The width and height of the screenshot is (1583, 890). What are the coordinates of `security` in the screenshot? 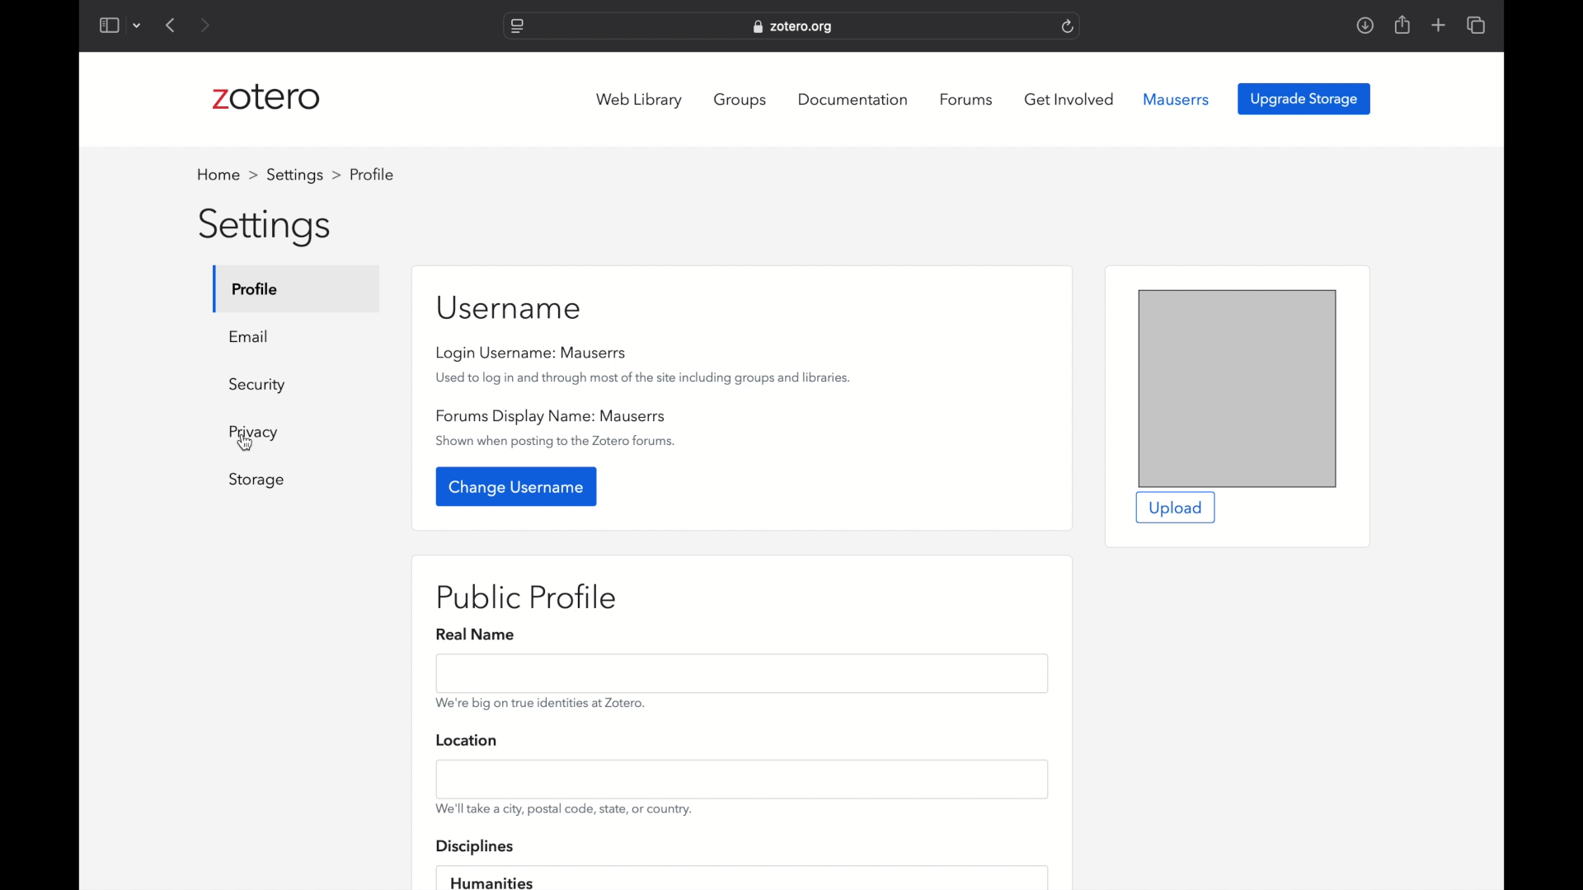 It's located at (258, 385).